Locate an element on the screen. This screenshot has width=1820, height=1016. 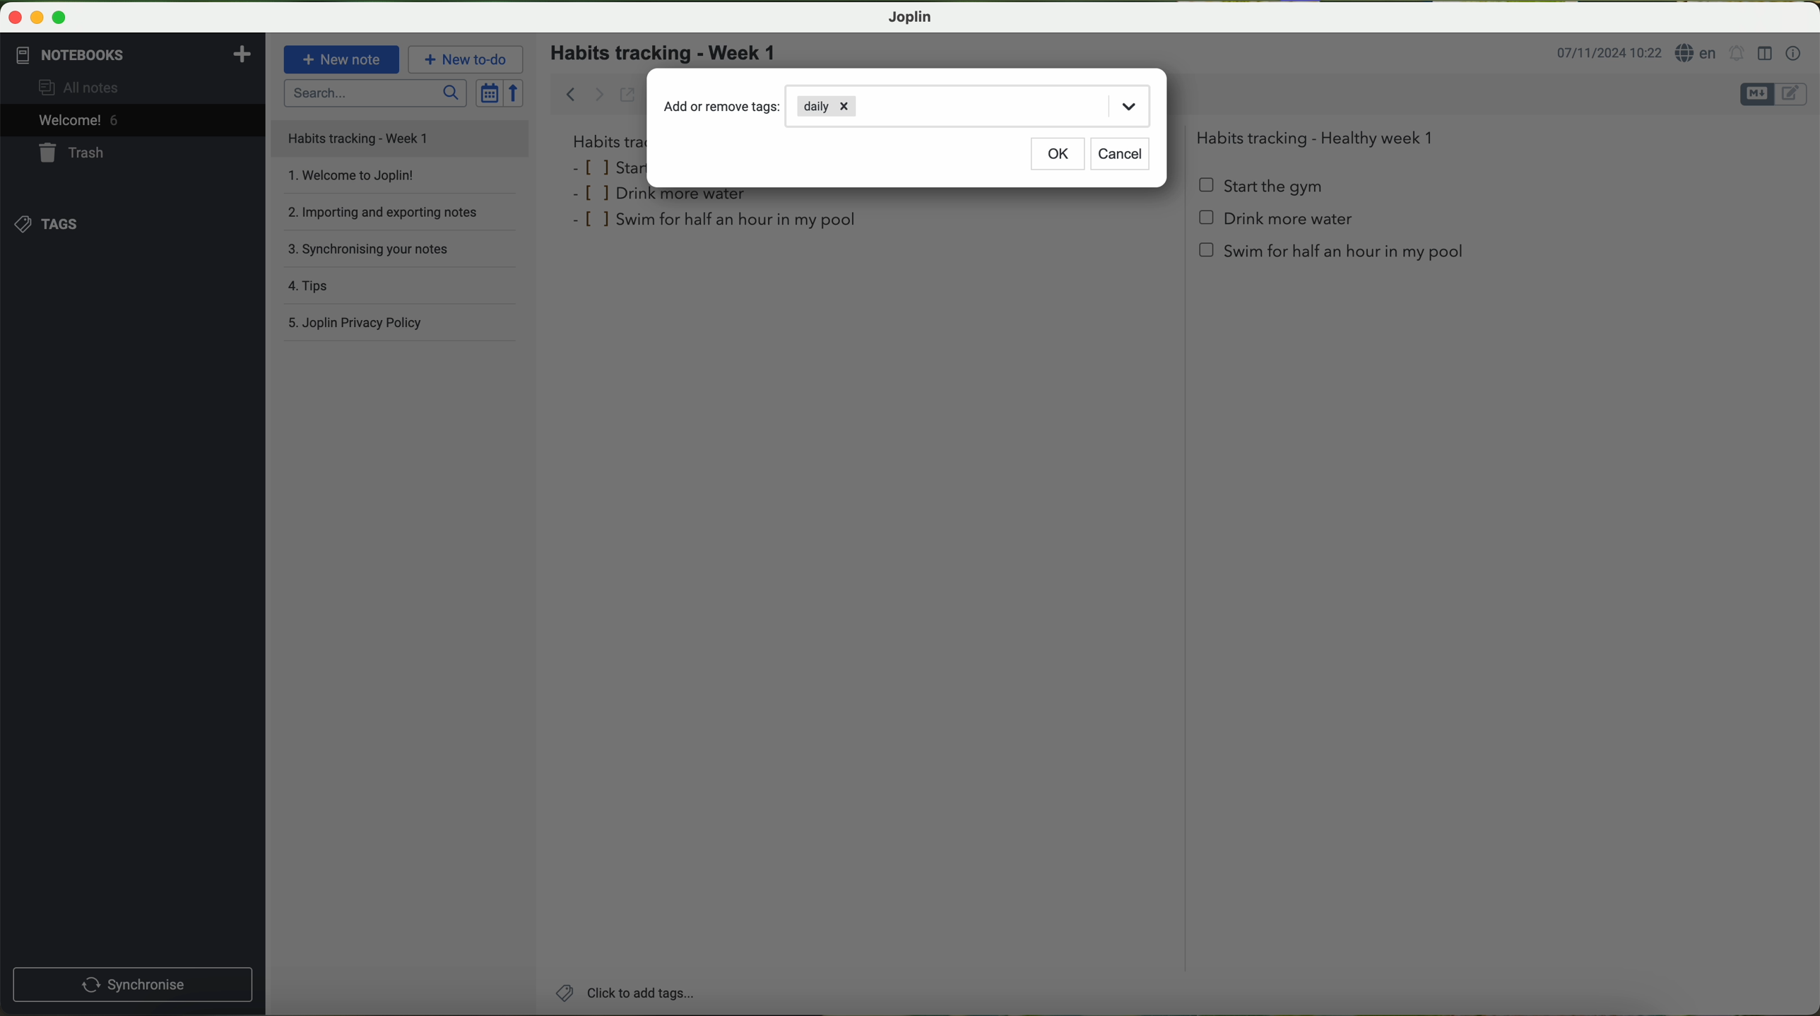
synchronising your notes is located at coordinates (406, 254).